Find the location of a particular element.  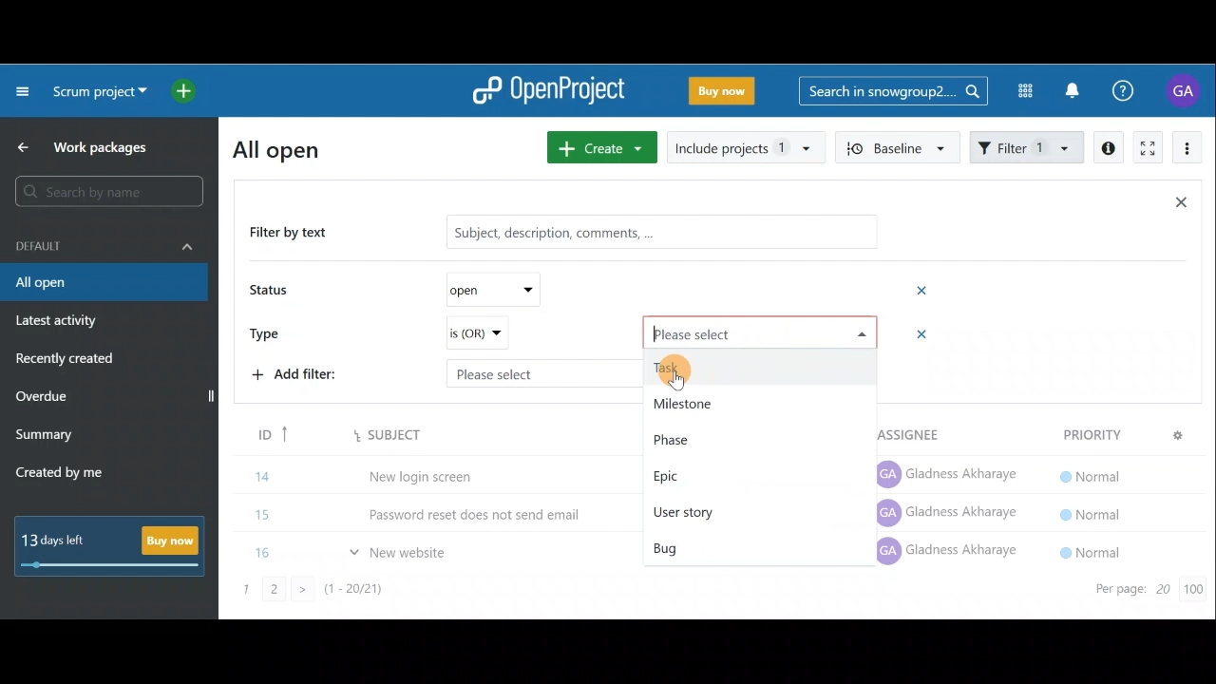

Item 15 is located at coordinates (442, 509).